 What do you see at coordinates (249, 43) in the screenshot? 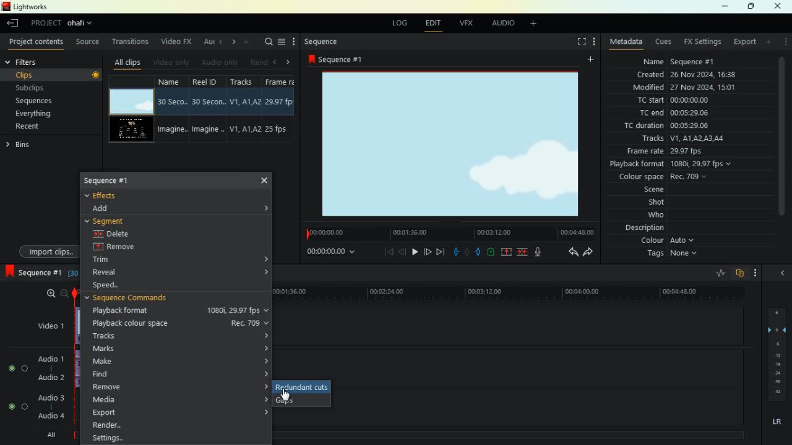
I see `more` at bounding box center [249, 43].